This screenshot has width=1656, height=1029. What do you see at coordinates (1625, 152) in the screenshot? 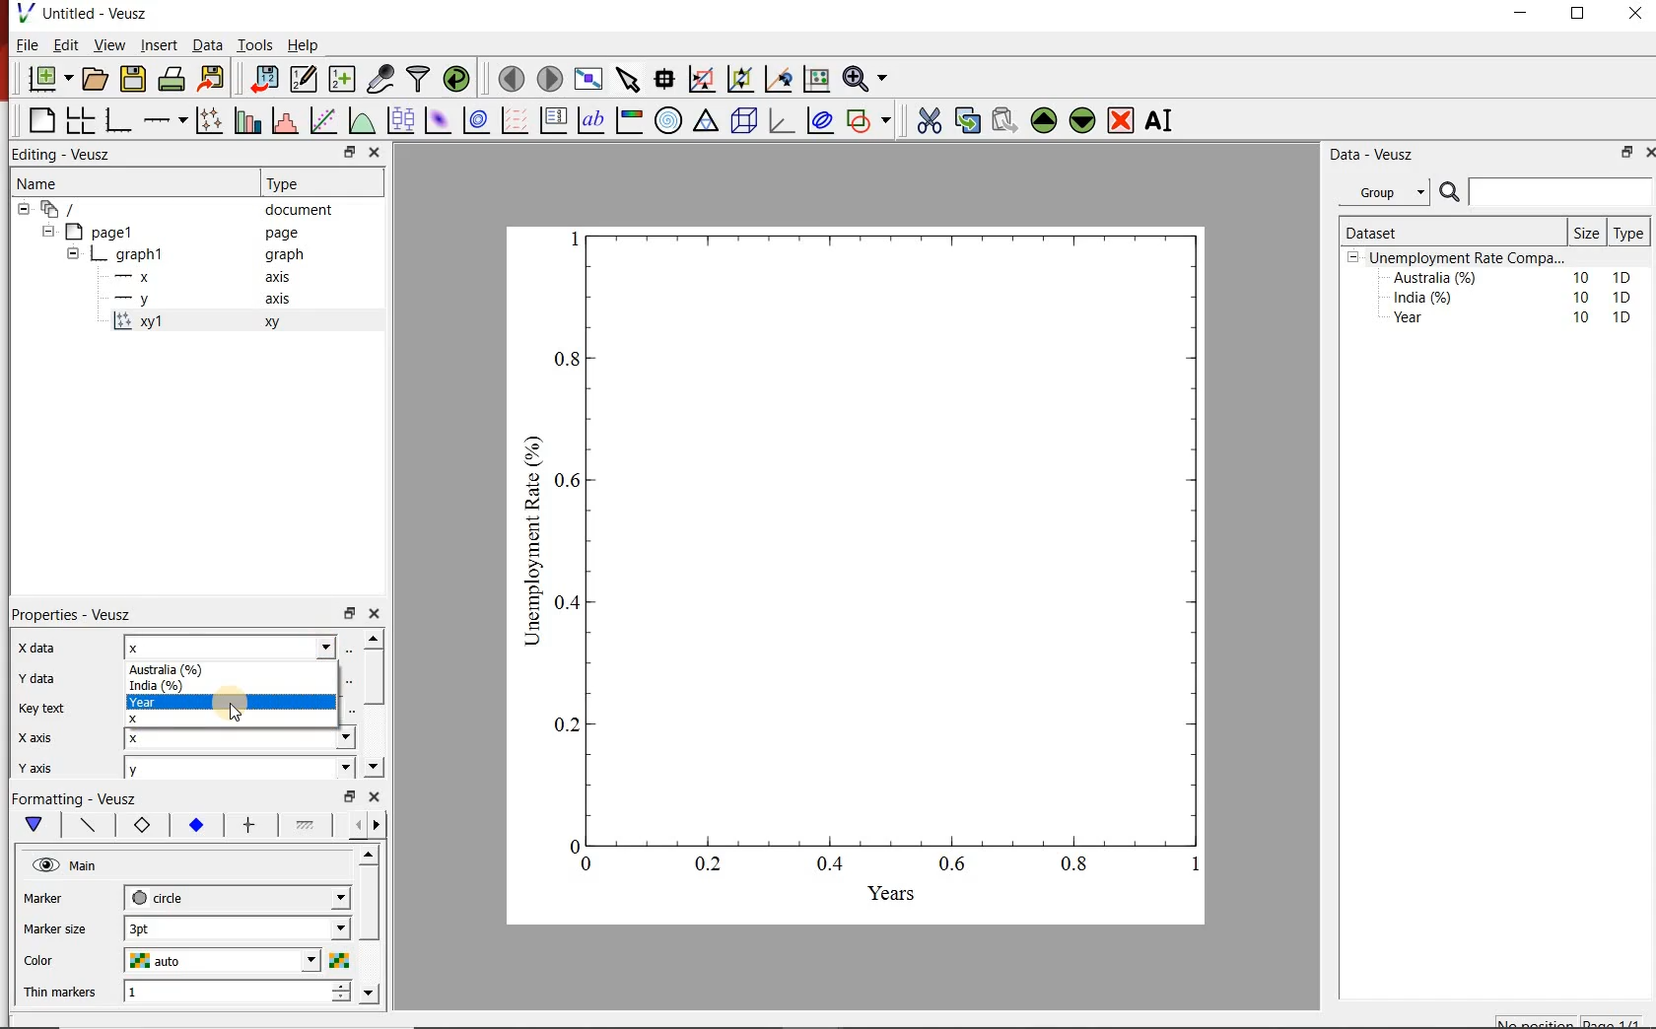
I see `minimise` at bounding box center [1625, 152].